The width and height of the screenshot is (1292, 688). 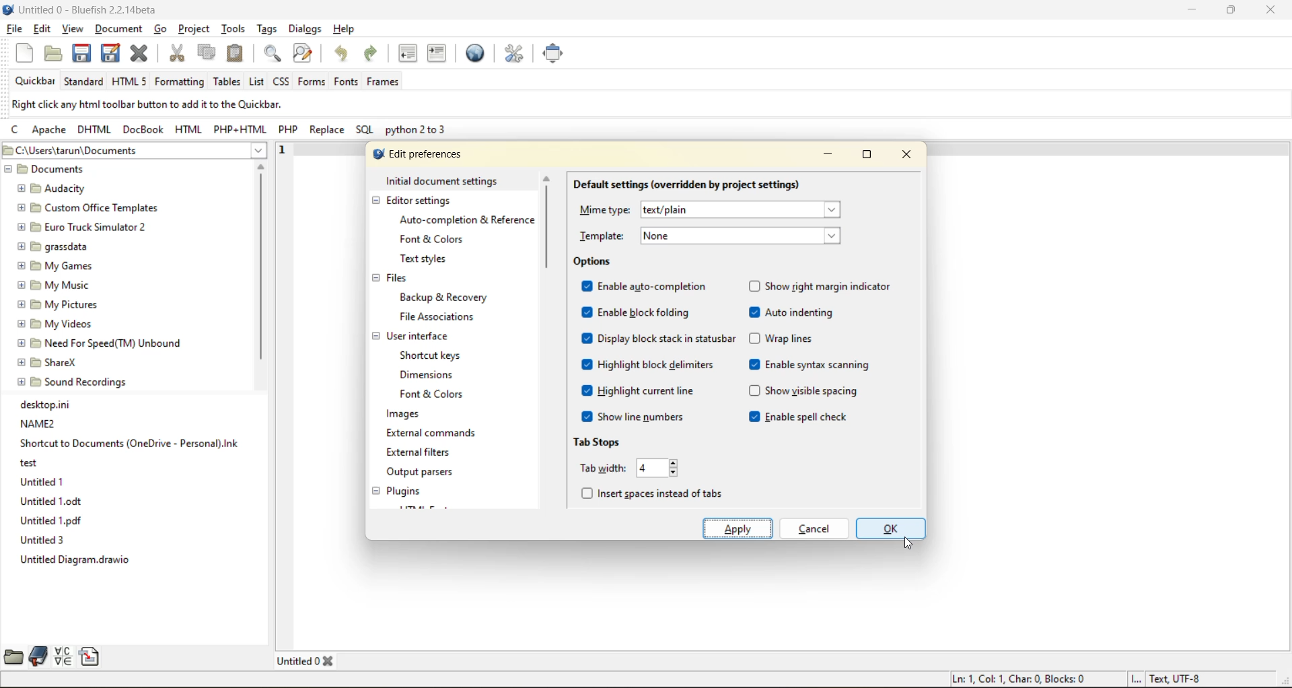 What do you see at coordinates (130, 82) in the screenshot?
I see `html 5` at bounding box center [130, 82].